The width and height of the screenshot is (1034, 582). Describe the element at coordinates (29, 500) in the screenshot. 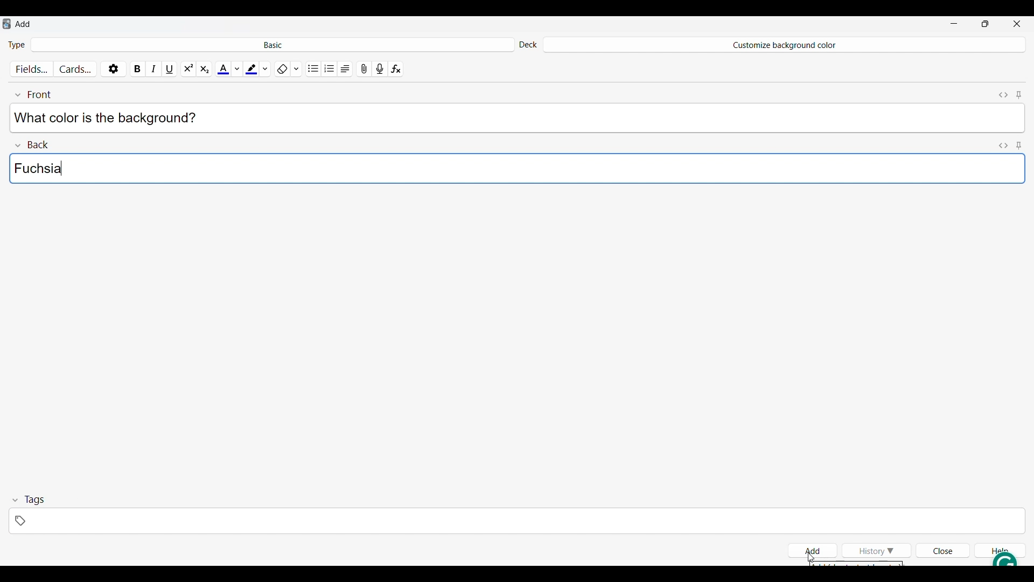

I see `Collapse tags` at that location.